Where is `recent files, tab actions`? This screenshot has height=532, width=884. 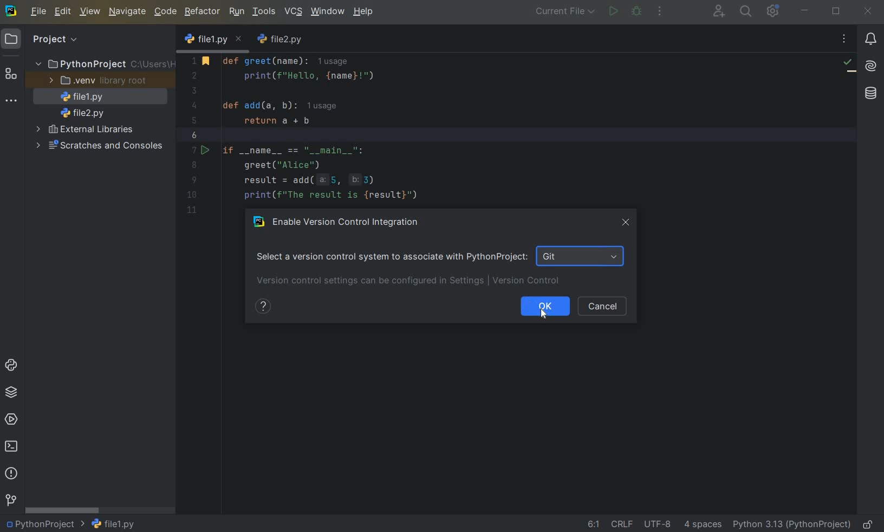 recent files, tab actions is located at coordinates (845, 40).